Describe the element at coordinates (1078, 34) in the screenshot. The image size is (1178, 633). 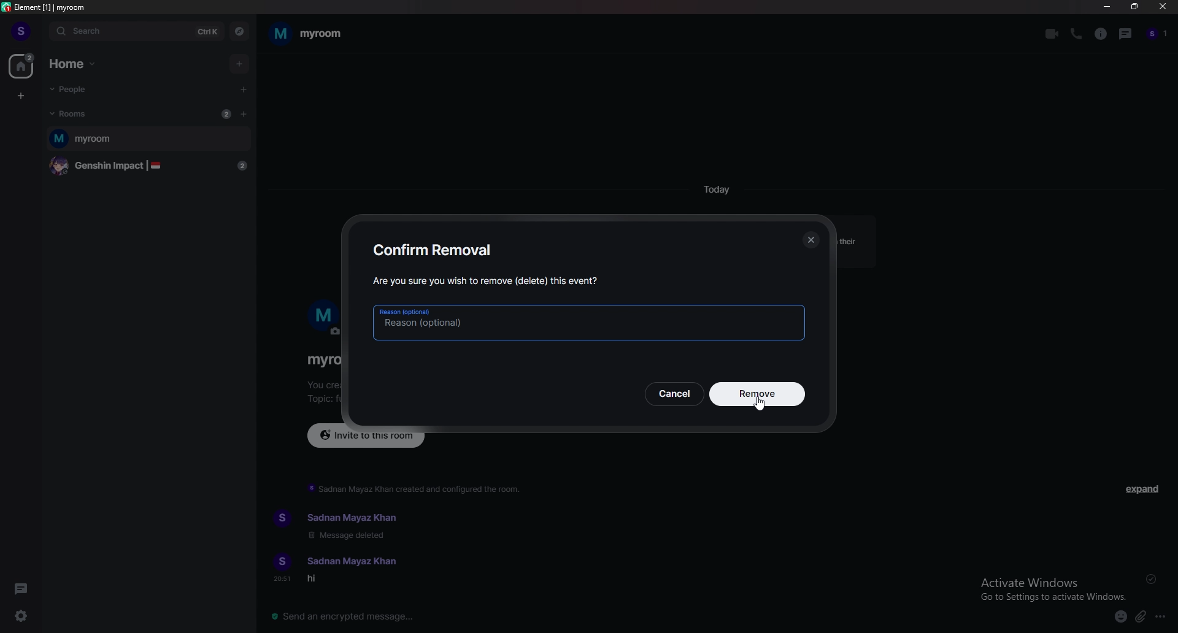
I see `voice call` at that location.